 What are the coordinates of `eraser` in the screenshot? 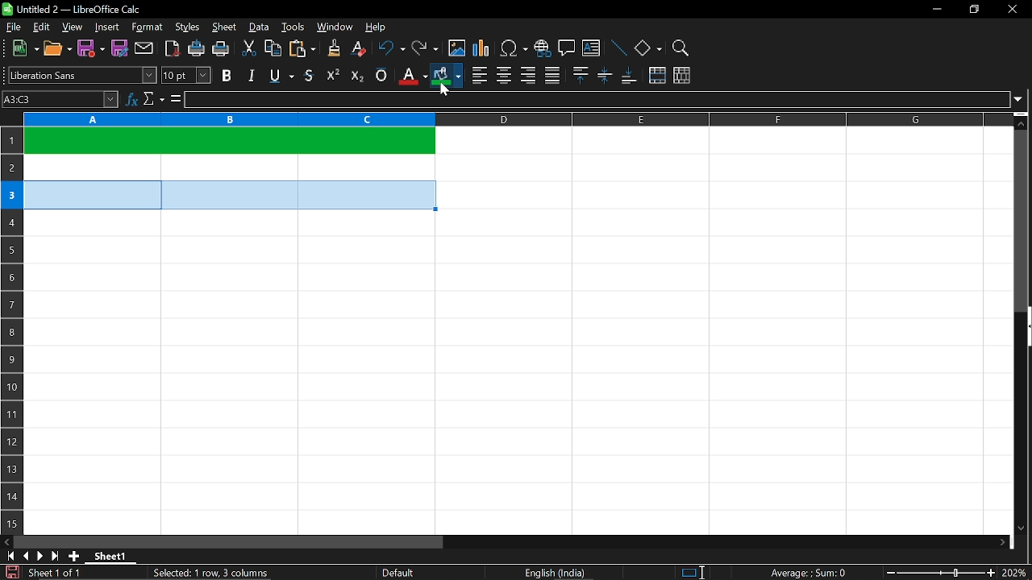 It's located at (356, 49).